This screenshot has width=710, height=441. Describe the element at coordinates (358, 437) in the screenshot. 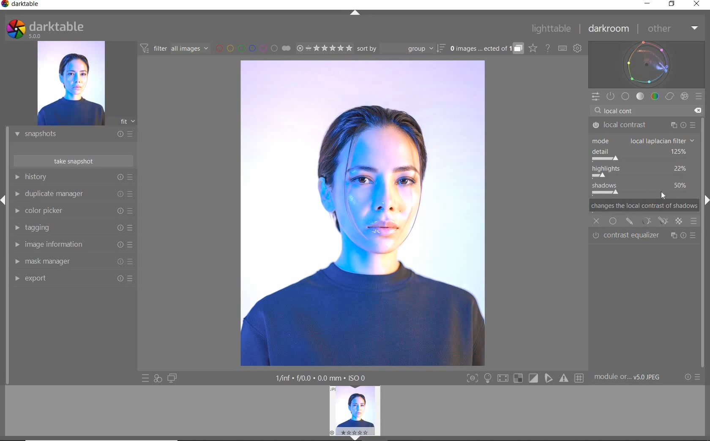

I see `EXPAND/COLLAPSE` at that location.